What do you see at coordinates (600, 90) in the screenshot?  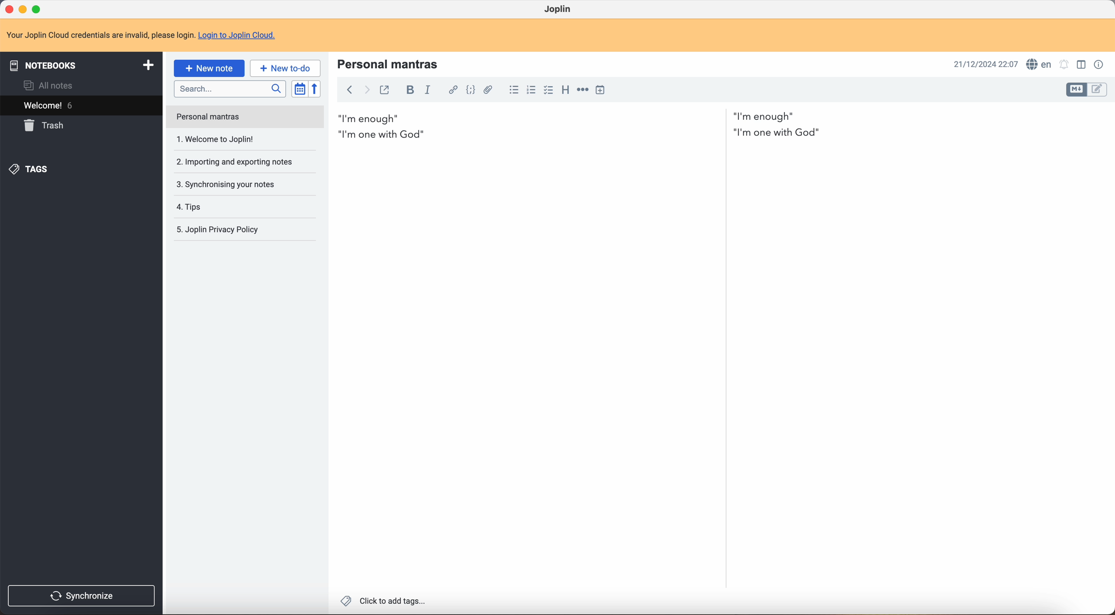 I see `insert time` at bounding box center [600, 90].